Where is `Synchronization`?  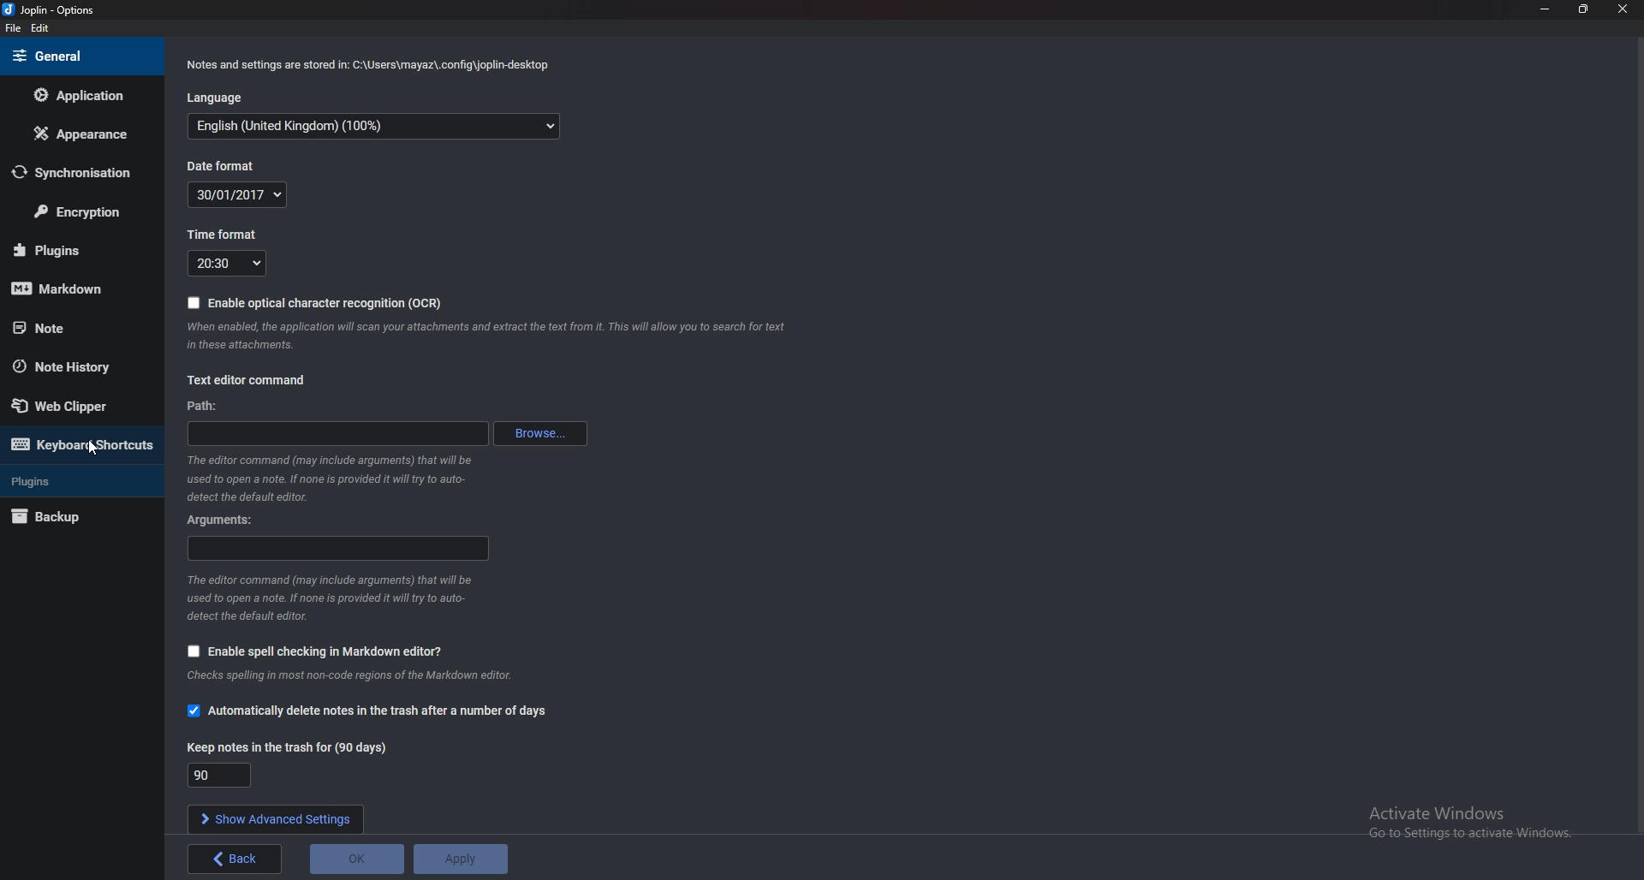
Synchronization is located at coordinates (83, 171).